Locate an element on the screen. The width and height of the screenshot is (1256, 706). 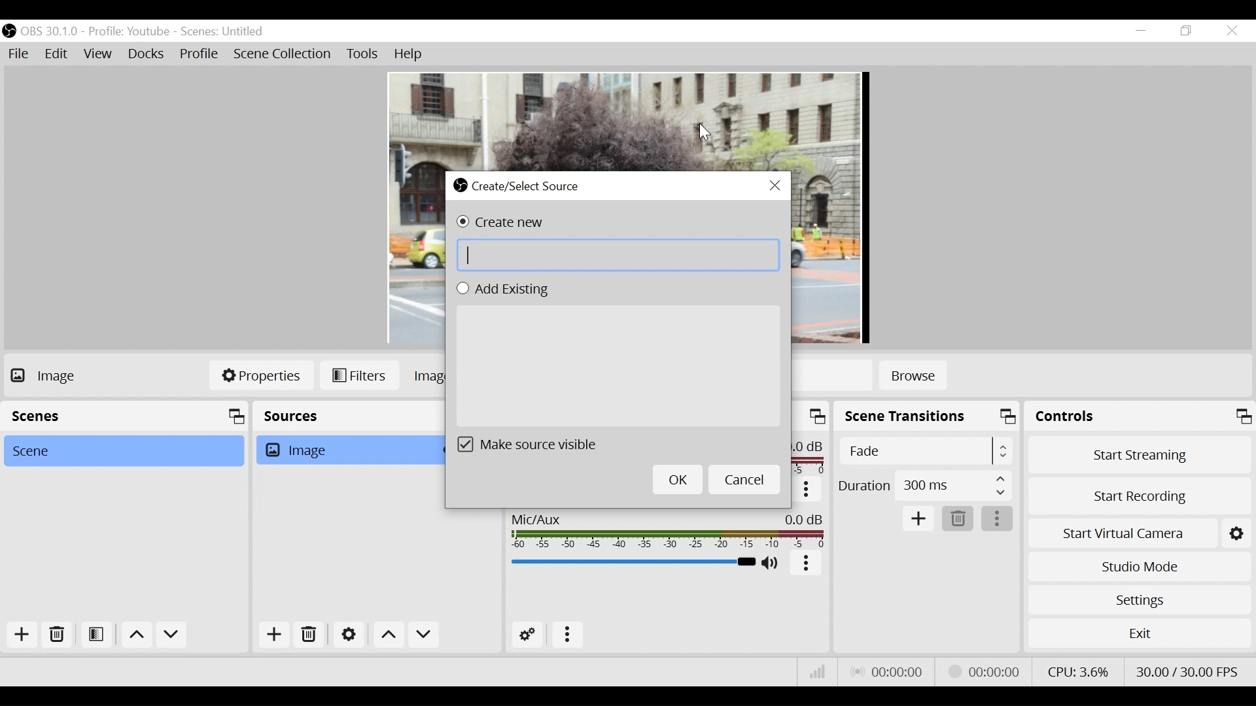
OK is located at coordinates (678, 479).